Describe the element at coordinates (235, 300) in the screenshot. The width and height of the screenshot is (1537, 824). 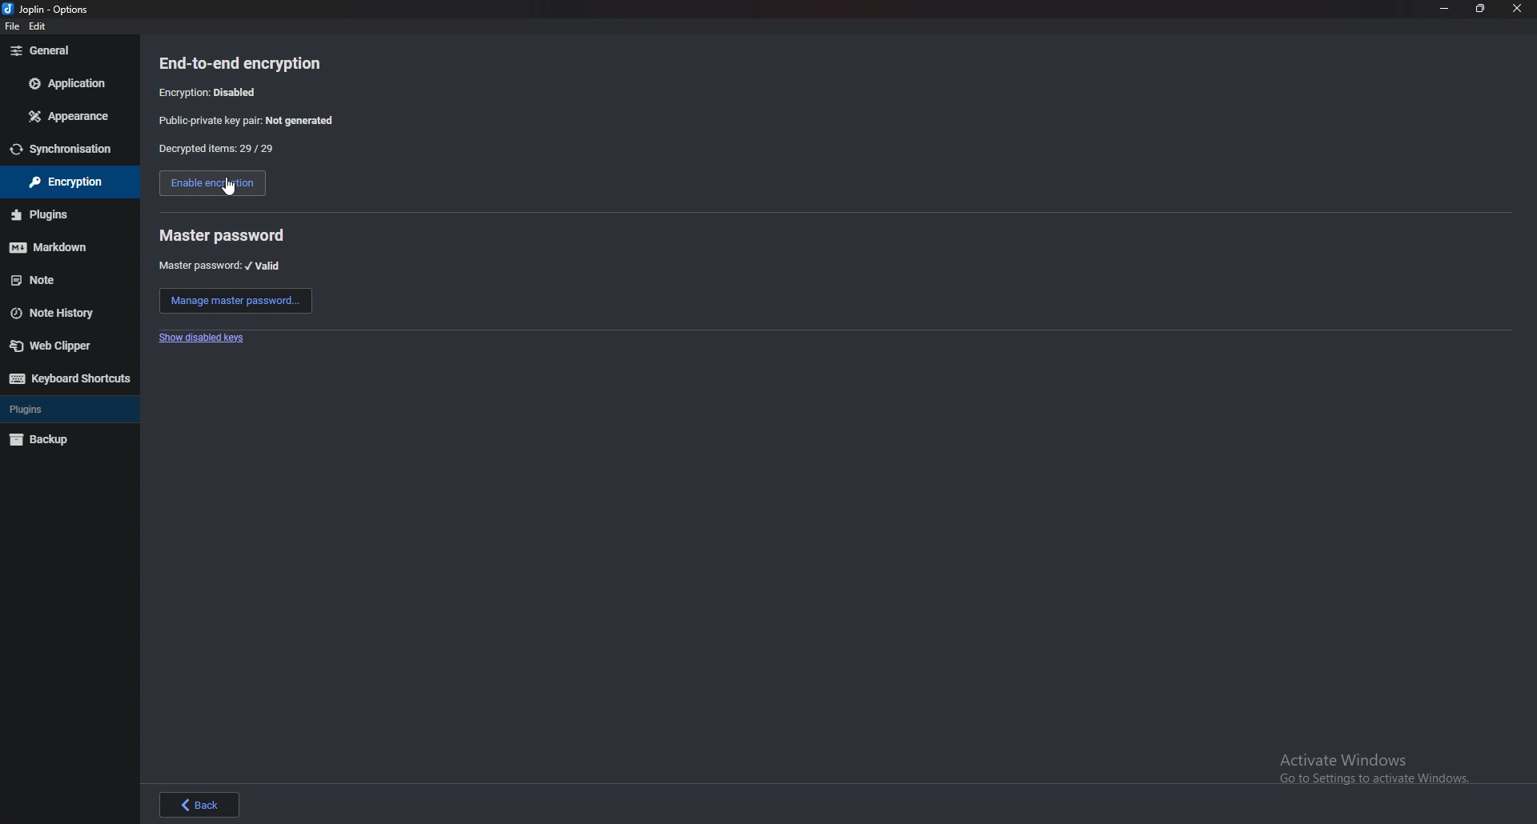
I see `manage master password` at that location.